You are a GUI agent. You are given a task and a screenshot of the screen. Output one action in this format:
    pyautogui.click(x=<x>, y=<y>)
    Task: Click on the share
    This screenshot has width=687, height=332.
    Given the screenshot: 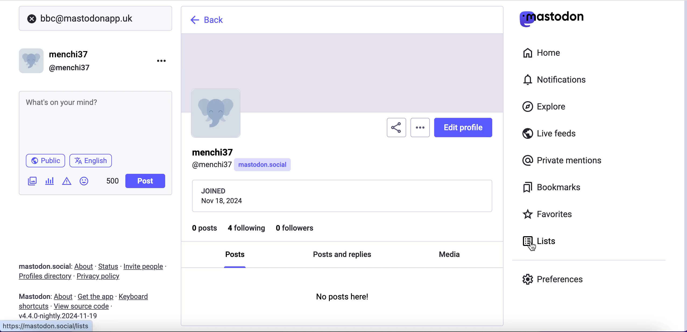 What is the action you would take?
    pyautogui.click(x=396, y=128)
    